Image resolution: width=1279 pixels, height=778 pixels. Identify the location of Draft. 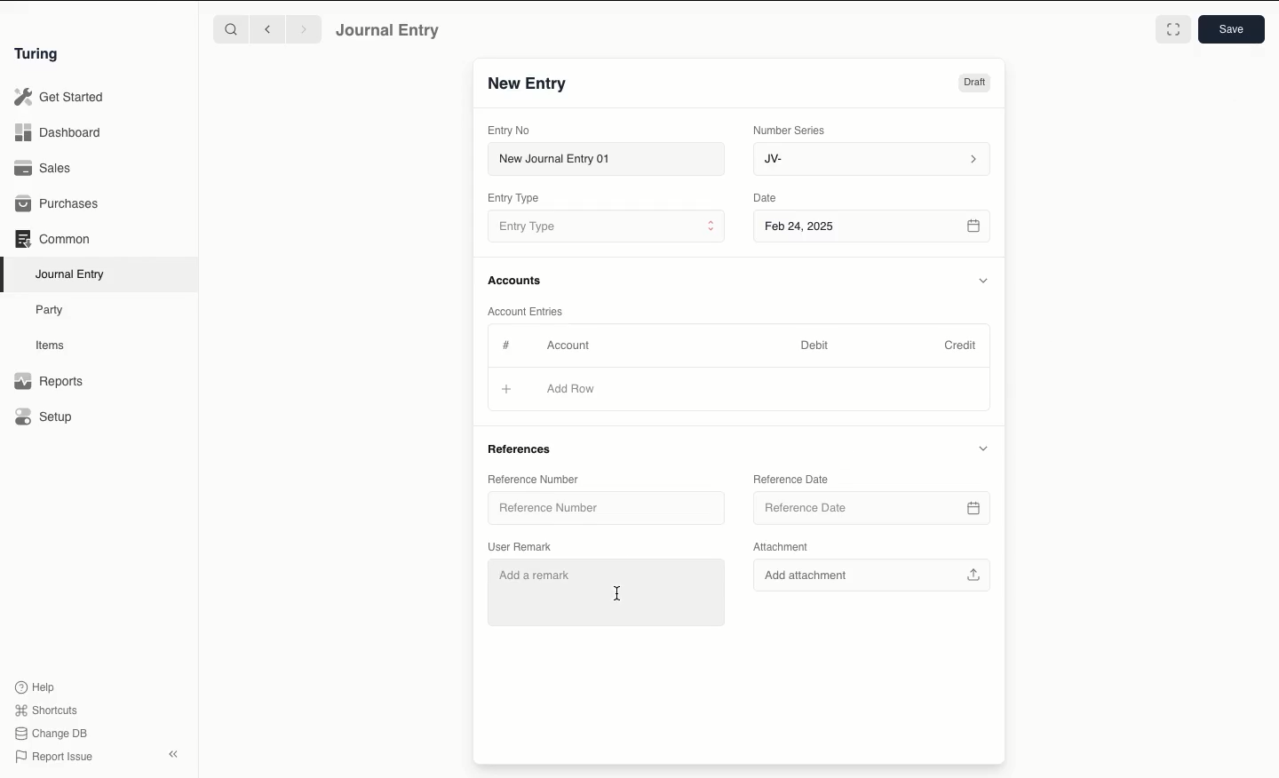
(974, 83).